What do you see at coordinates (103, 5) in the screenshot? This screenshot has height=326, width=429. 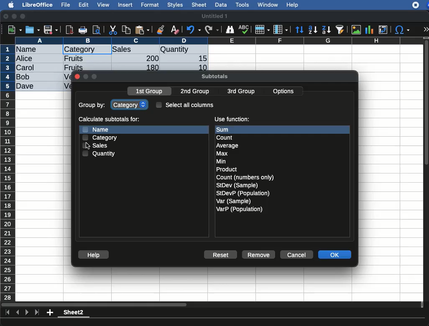 I see `view` at bounding box center [103, 5].